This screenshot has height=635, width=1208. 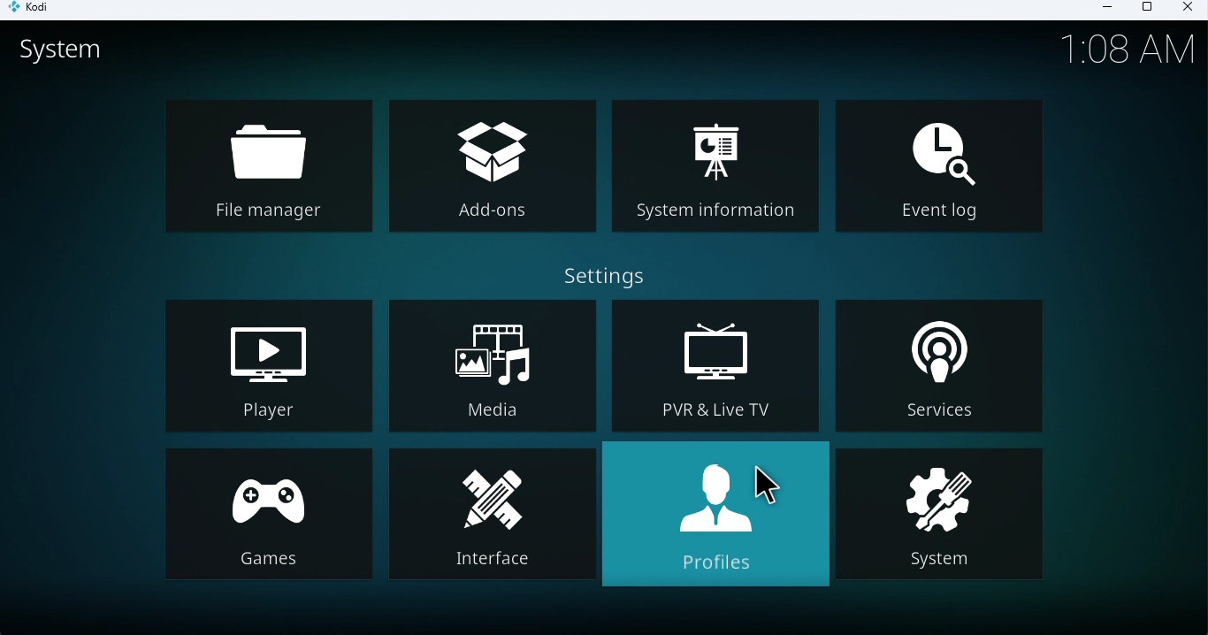 I want to click on Close, so click(x=1185, y=10).